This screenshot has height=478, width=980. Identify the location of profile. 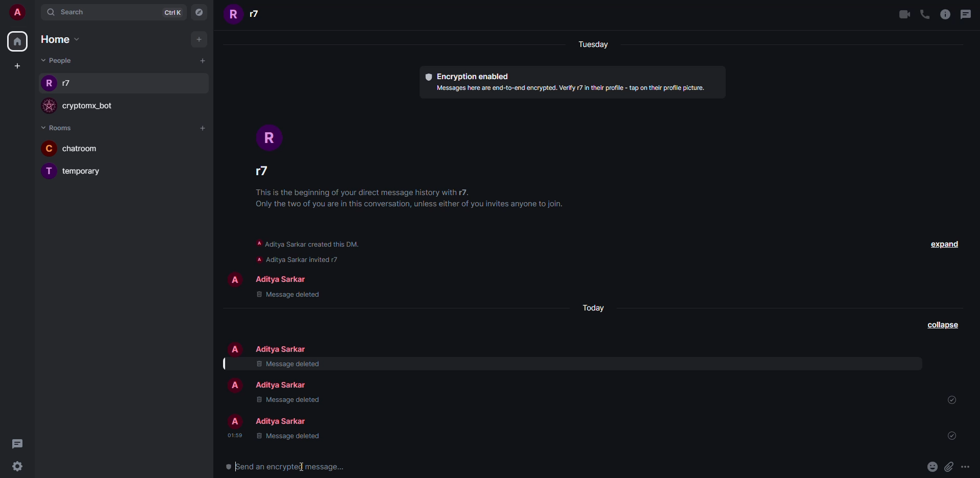
(236, 386).